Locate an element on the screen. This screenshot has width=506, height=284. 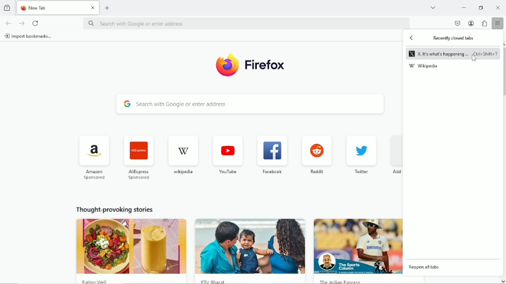
extensions is located at coordinates (484, 24).